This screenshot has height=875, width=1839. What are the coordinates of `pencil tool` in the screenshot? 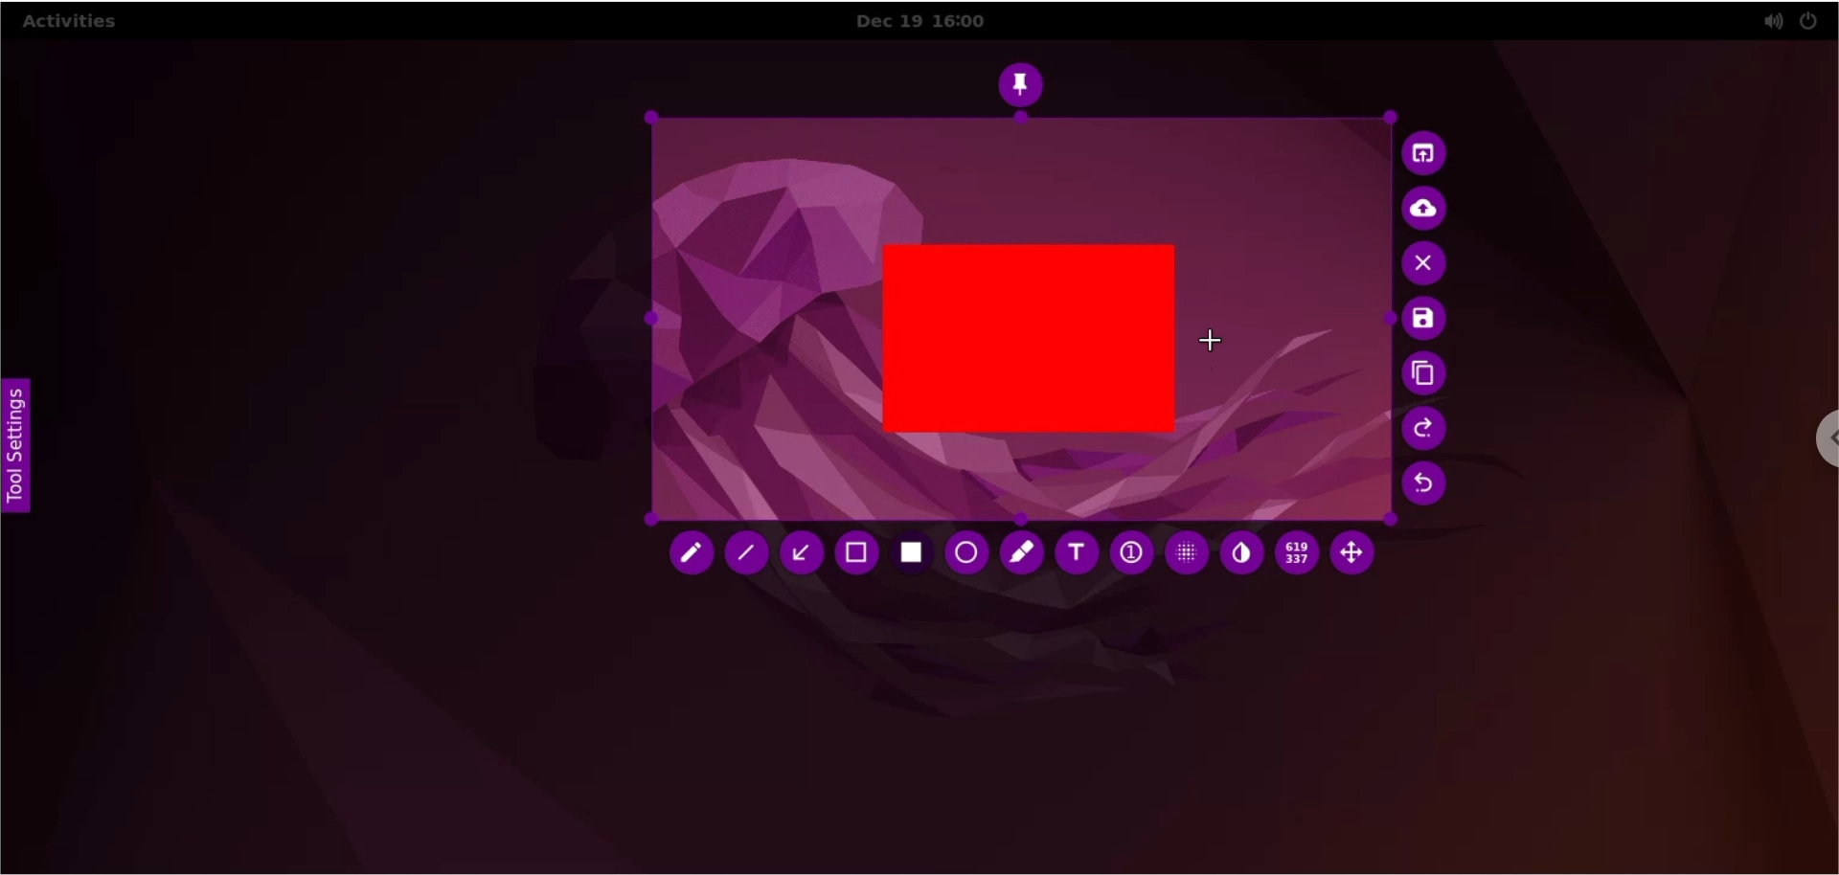 It's located at (691, 557).